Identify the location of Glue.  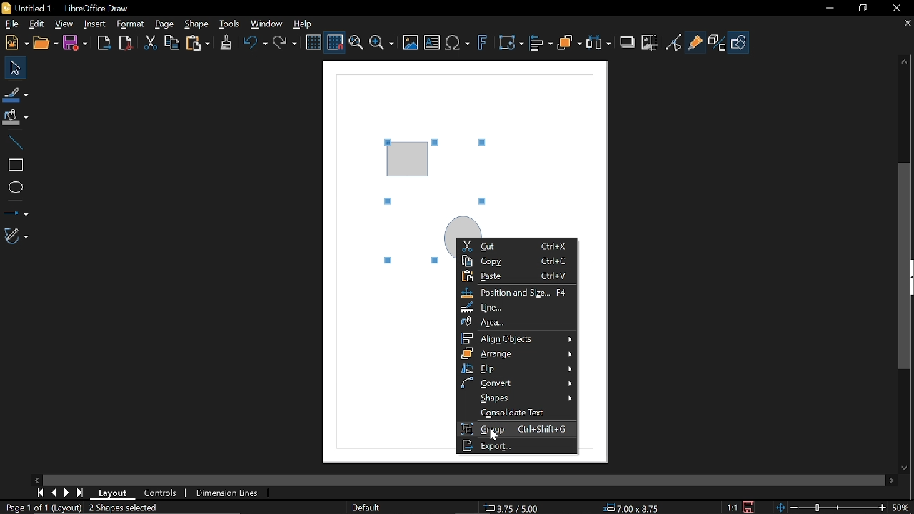
(695, 43).